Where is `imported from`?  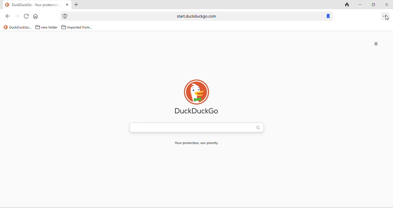 imported from is located at coordinates (80, 28).